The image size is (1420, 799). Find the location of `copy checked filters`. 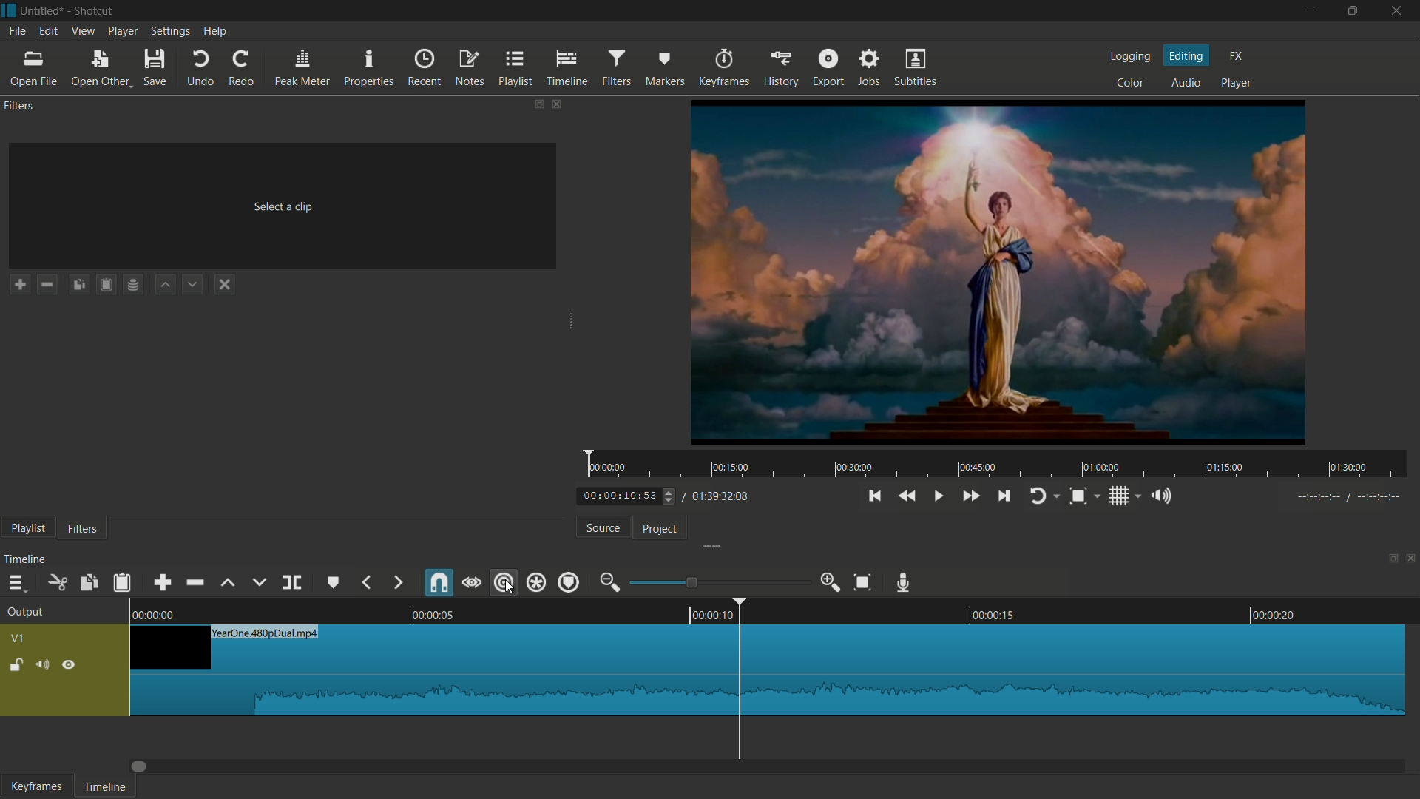

copy checked filters is located at coordinates (78, 285).